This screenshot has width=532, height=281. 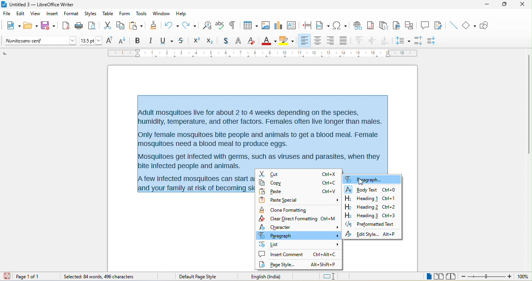 I want to click on redo, so click(x=191, y=25).